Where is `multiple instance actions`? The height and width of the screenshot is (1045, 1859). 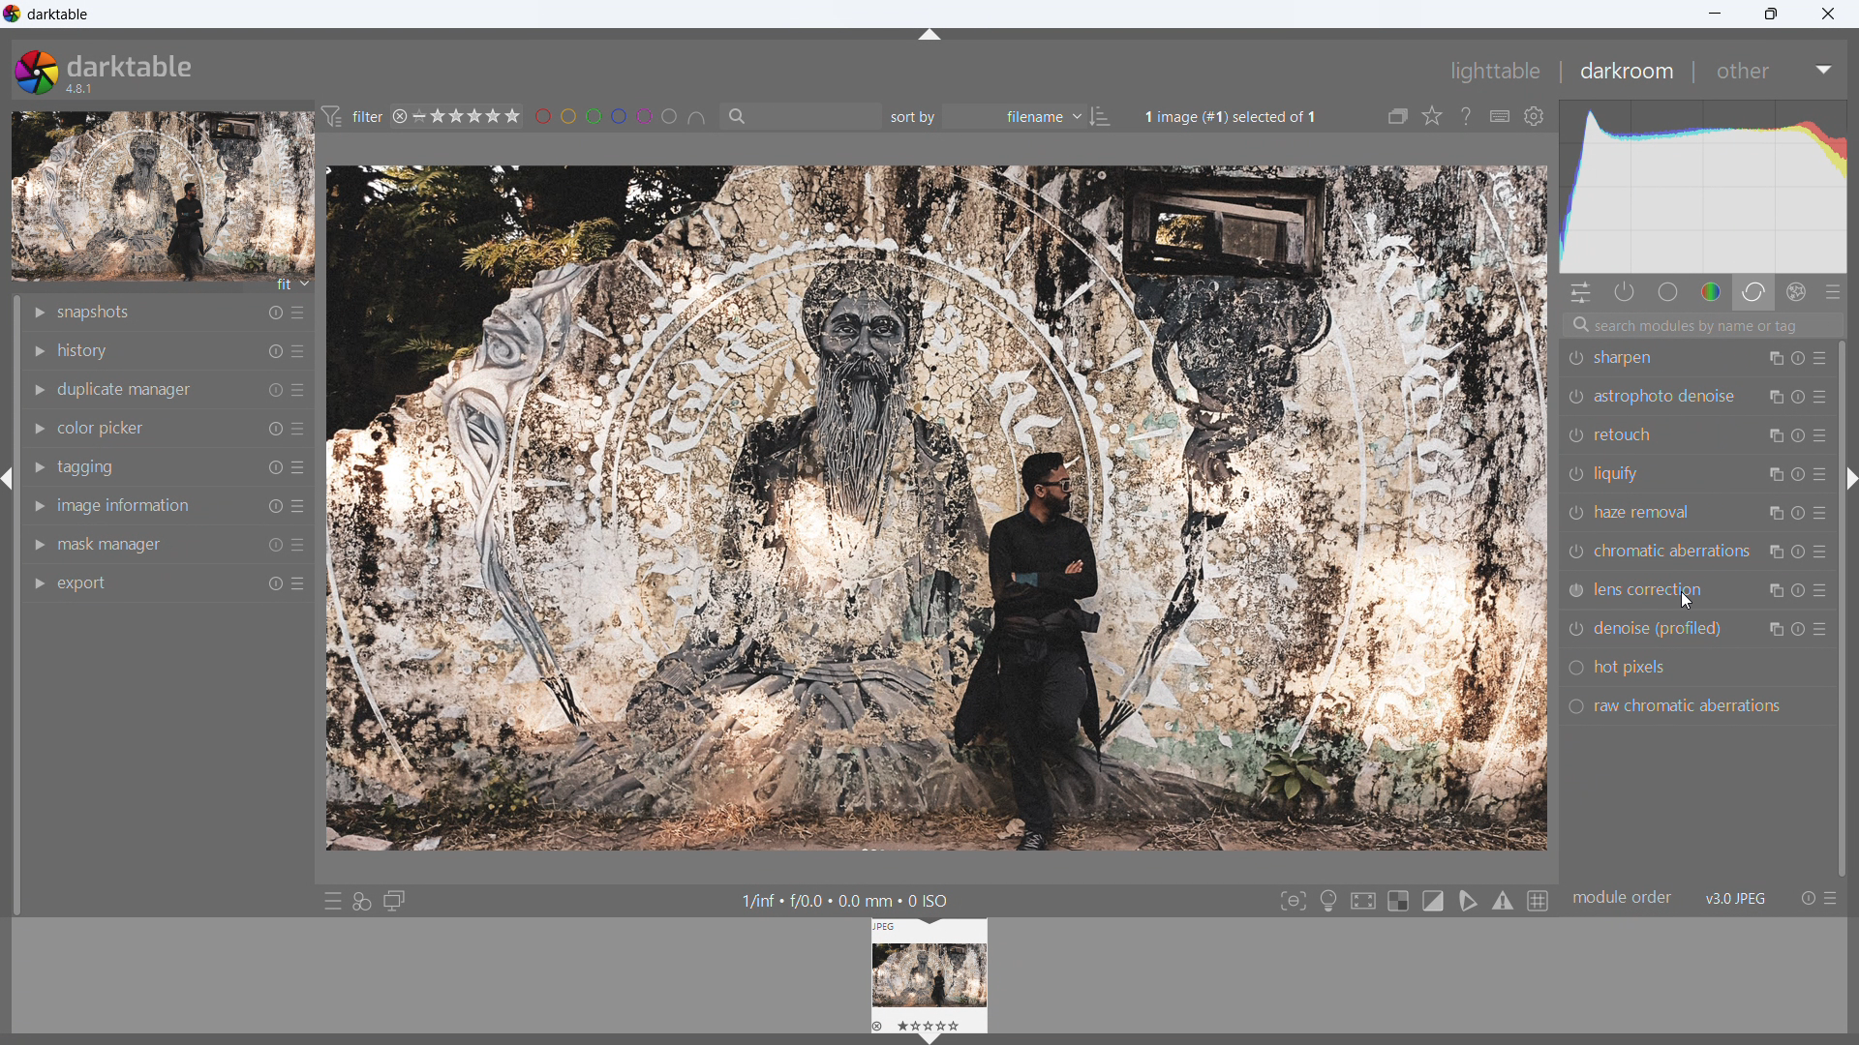
multiple instance actions is located at coordinates (1777, 358).